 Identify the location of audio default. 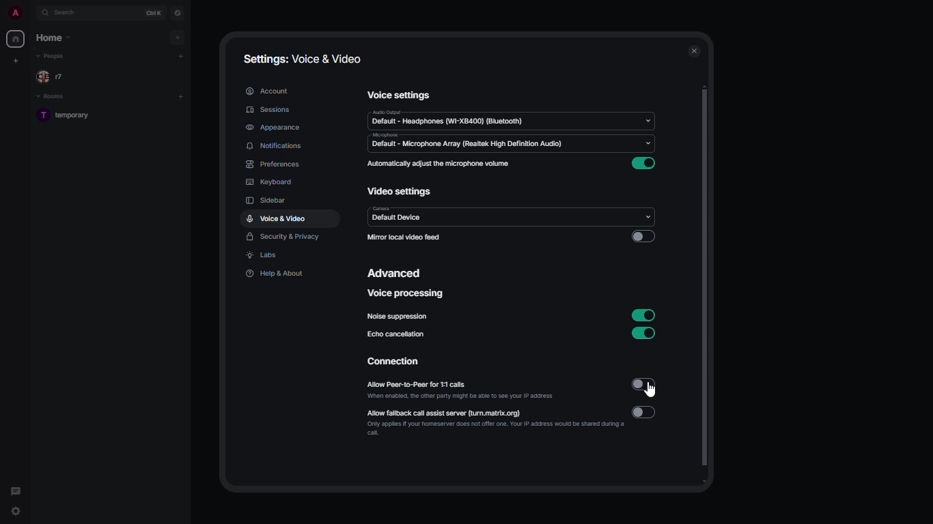
(449, 119).